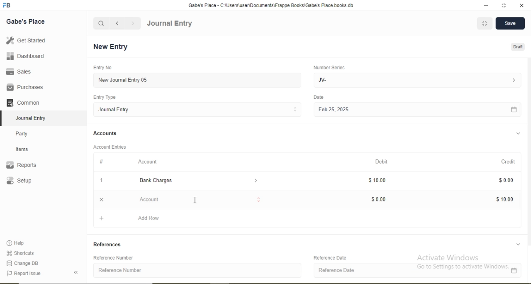  What do you see at coordinates (105, 133) in the screenshot?
I see `Accounts.` at bounding box center [105, 133].